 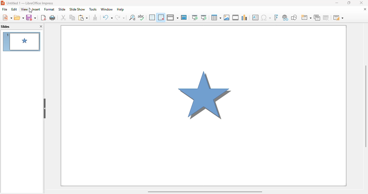 I want to click on hide, so click(x=44, y=109).